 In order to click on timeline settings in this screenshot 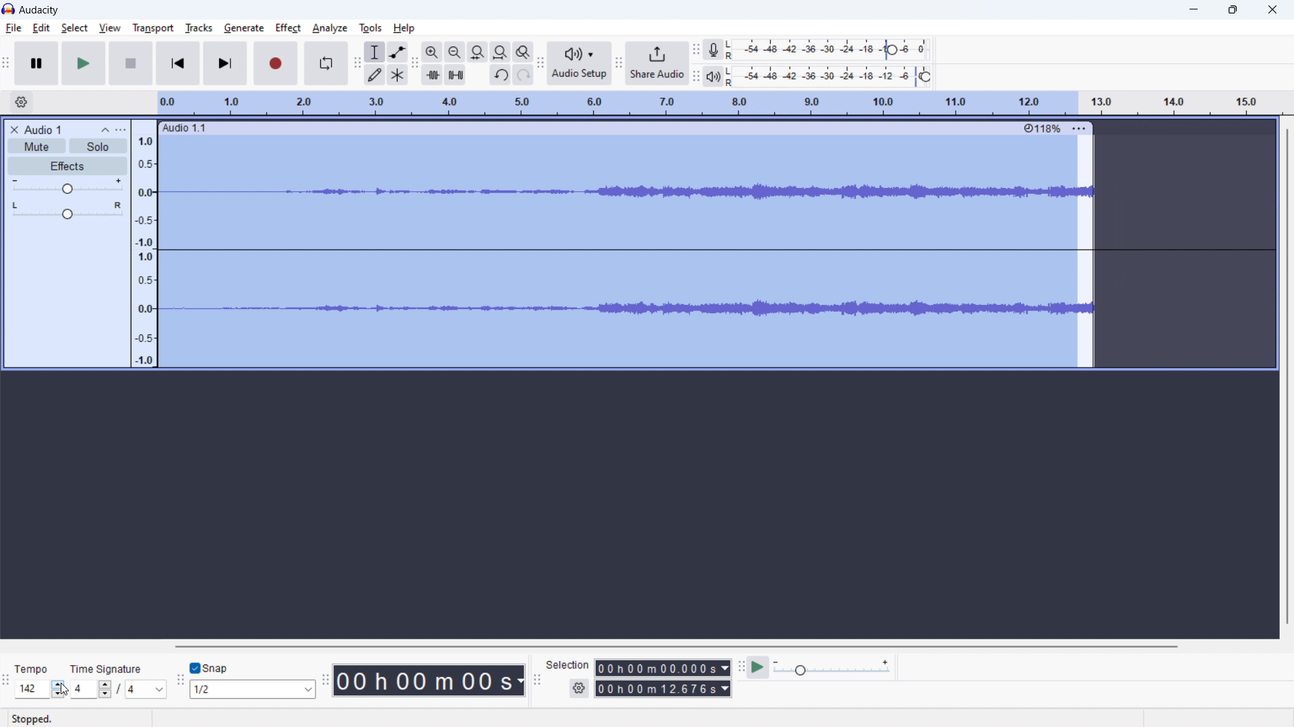, I will do `click(22, 102)`.